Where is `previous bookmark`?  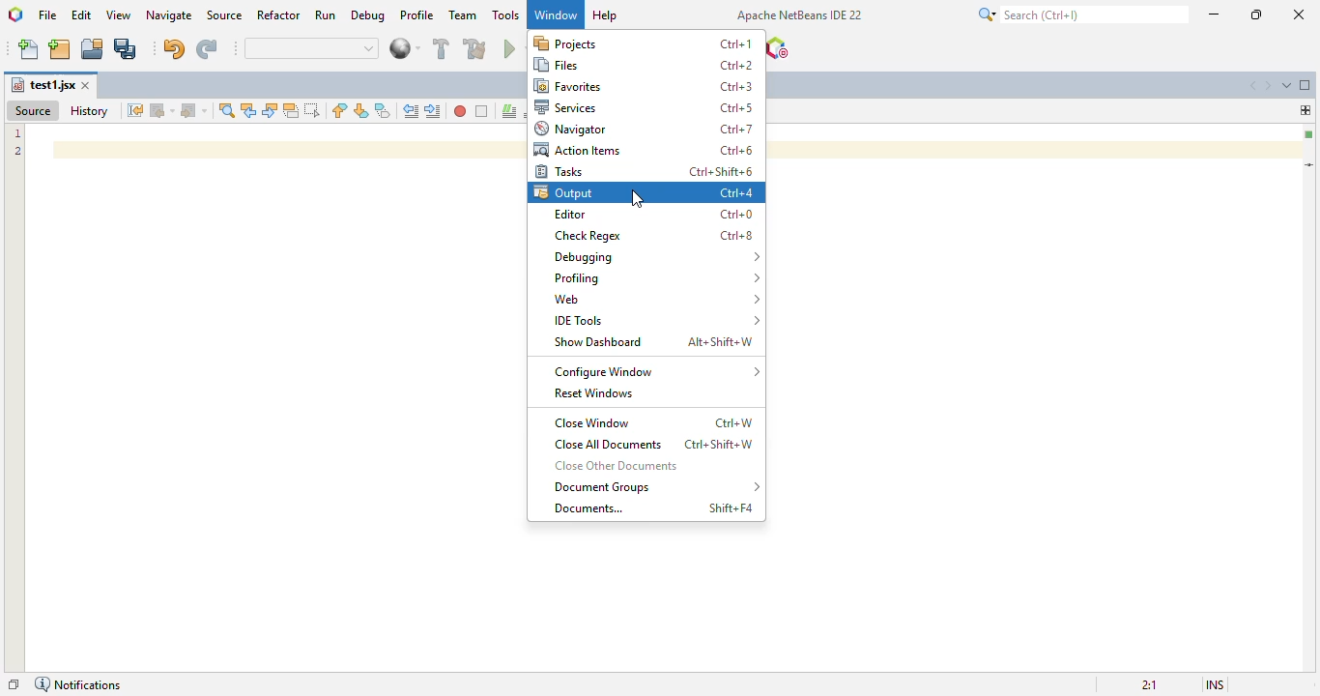
previous bookmark is located at coordinates (340, 110).